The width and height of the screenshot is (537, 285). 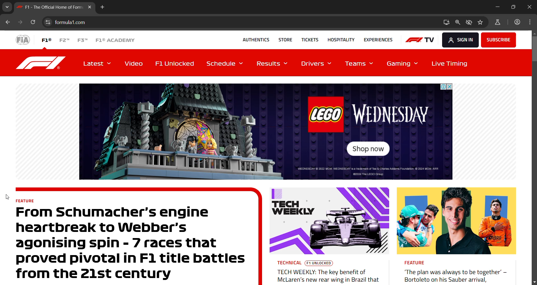 I want to click on F1®, so click(x=46, y=40).